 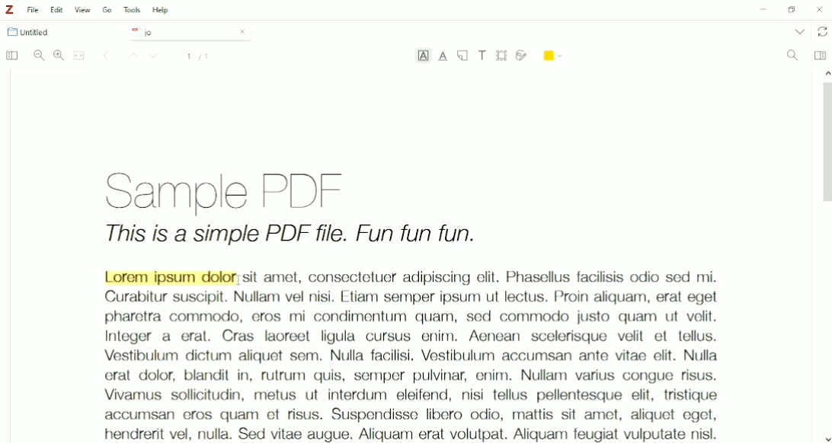 What do you see at coordinates (791, 10) in the screenshot?
I see `Restore down` at bounding box center [791, 10].